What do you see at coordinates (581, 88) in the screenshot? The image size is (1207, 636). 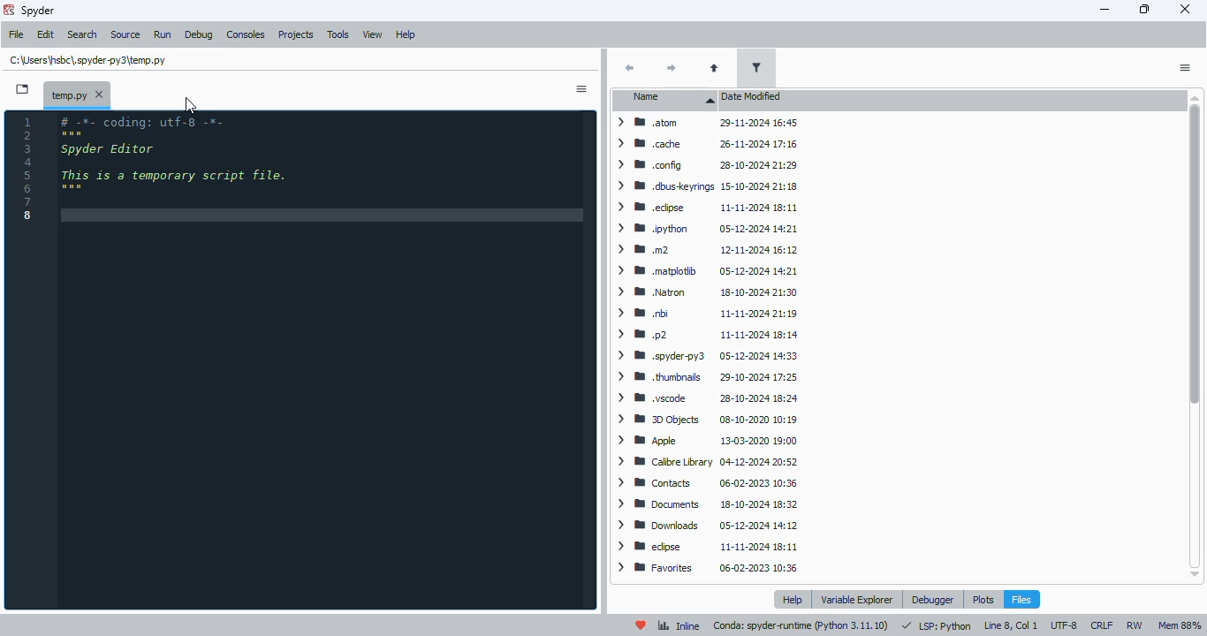 I see `options` at bounding box center [581, 88].